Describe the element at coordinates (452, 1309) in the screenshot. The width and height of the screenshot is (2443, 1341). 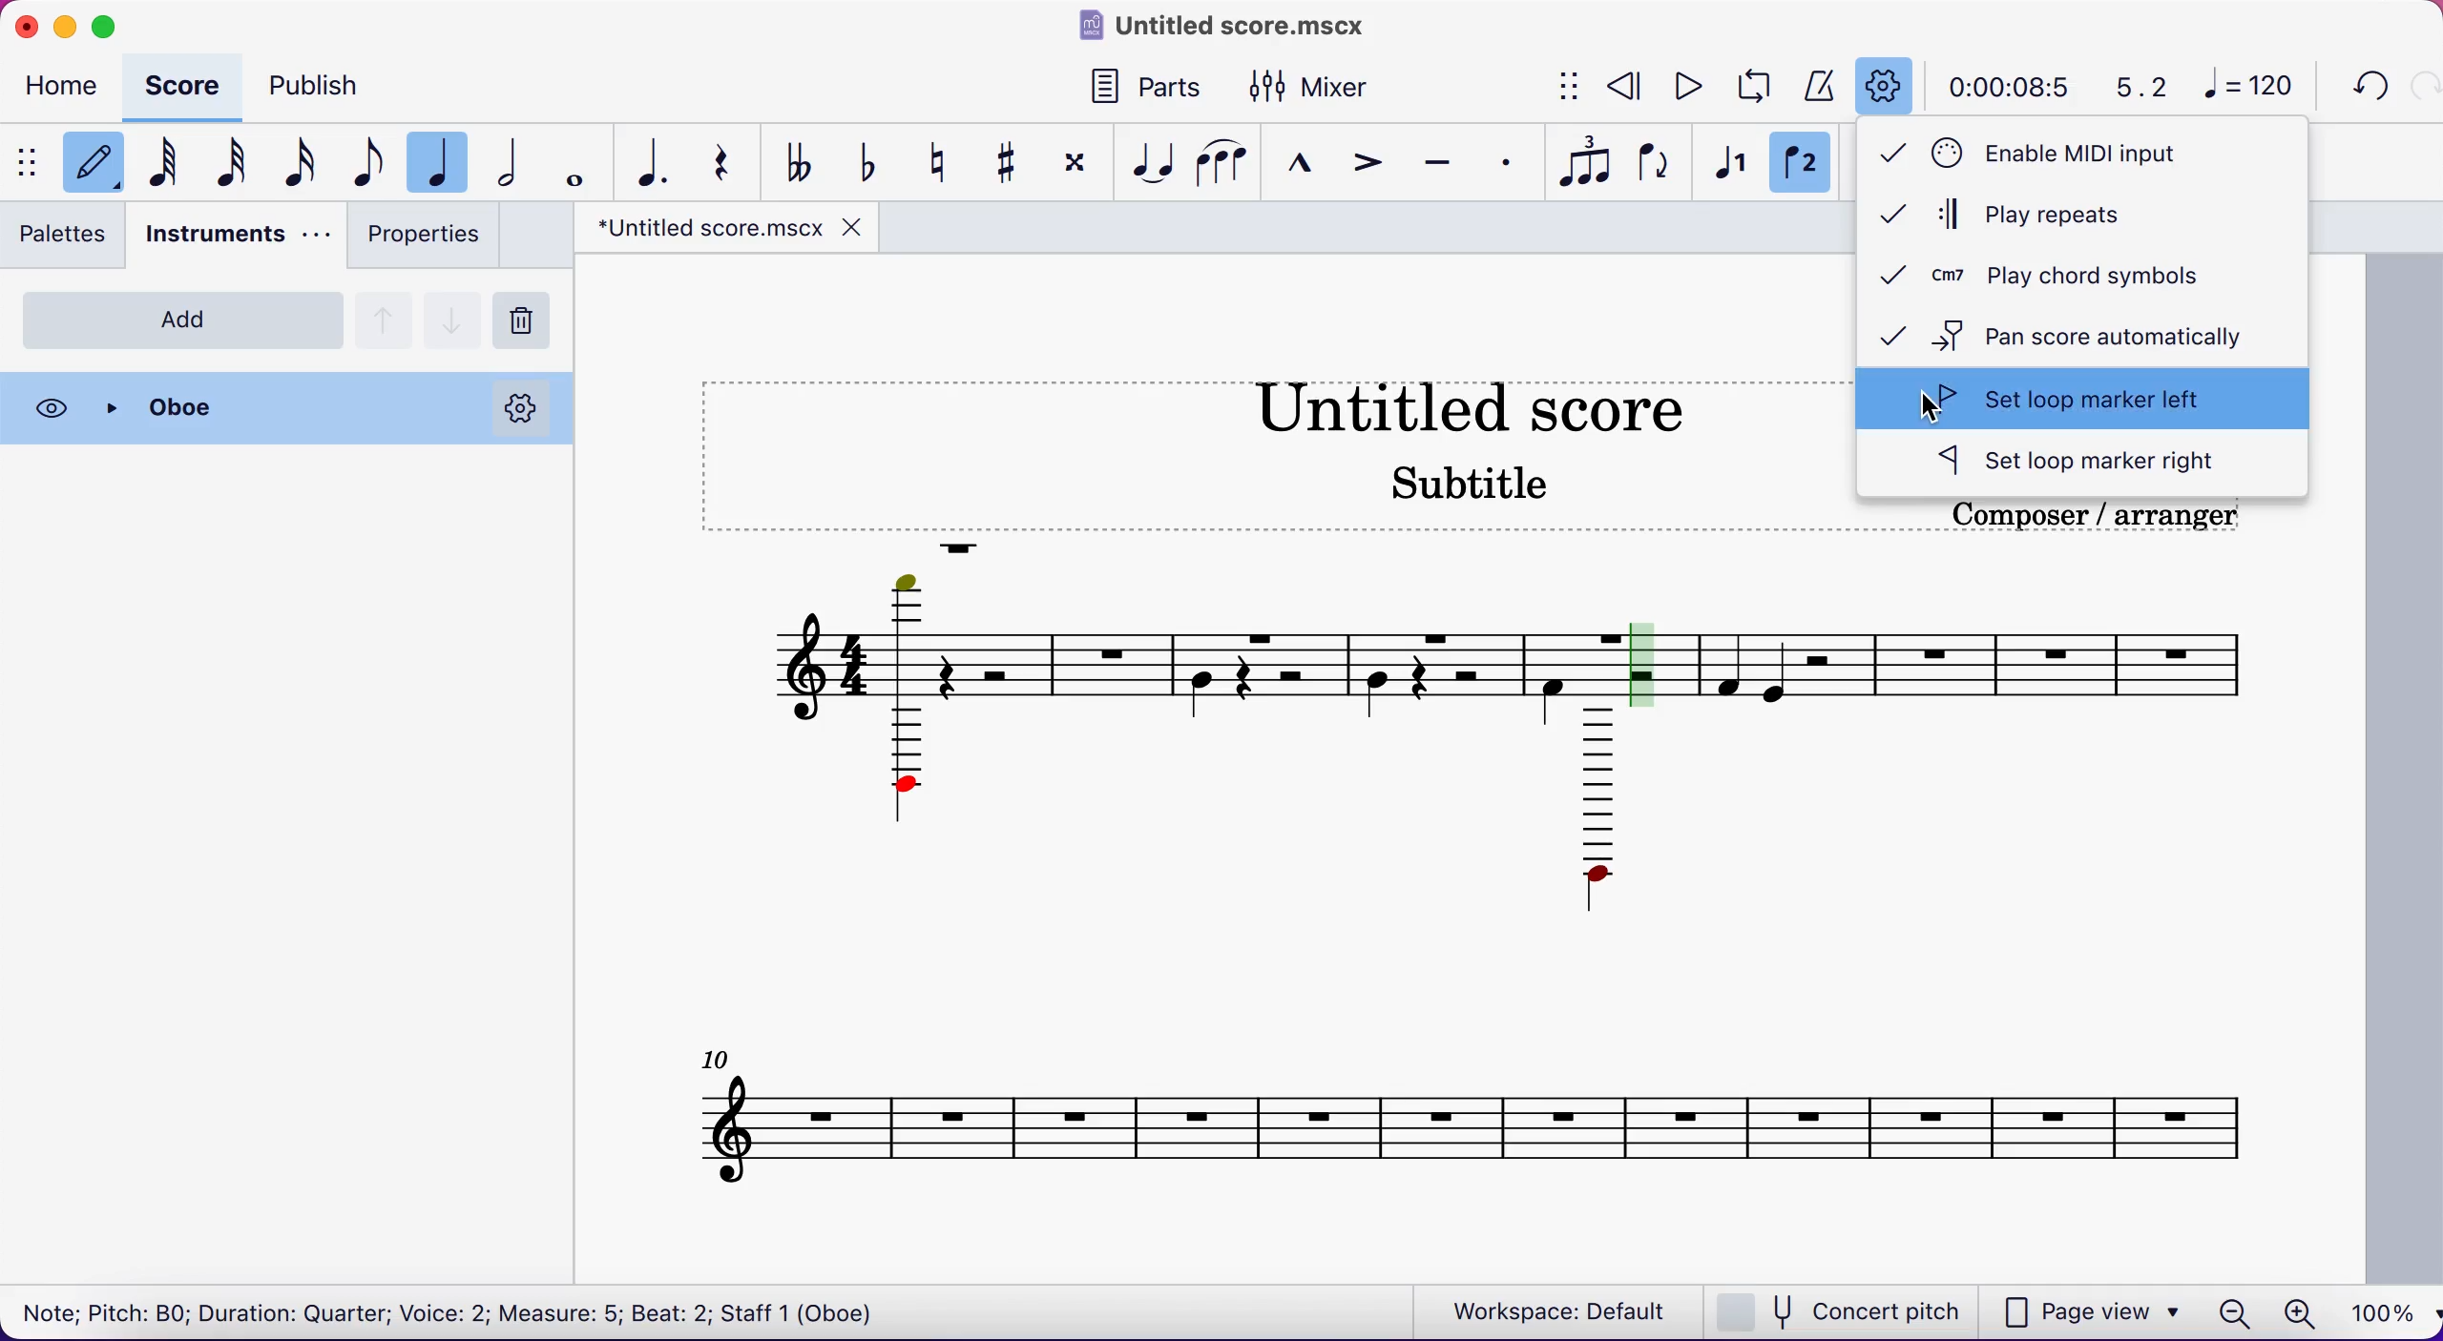
I see `Note; Pitch: BO; Duration: Quarter; Voice: 2; Measure: 5; Beat: 2; Staff 1 (Oboe)` at that location.